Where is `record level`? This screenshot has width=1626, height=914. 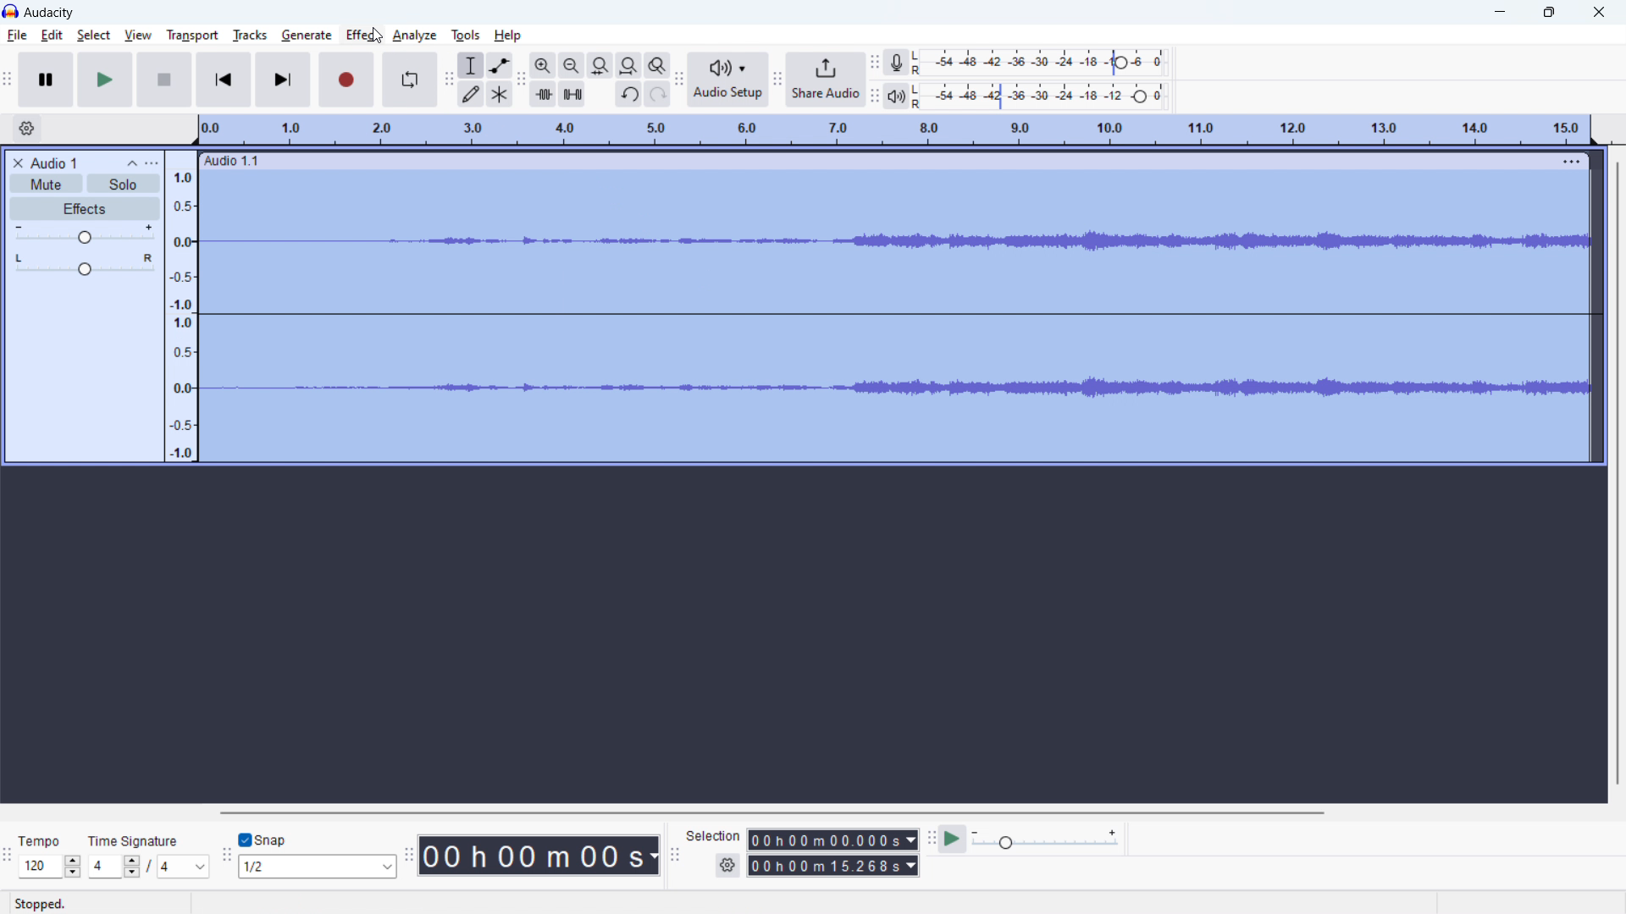
record level is located at coordinates (1044, 63).